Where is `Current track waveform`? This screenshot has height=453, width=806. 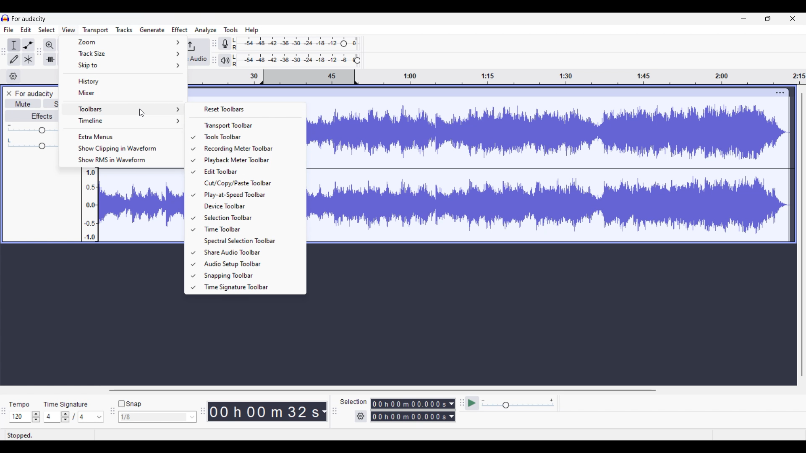
Current track waveform is located at coordinates (540, 169).